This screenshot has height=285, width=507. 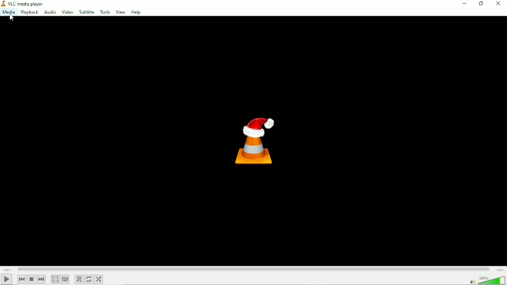 What do you see at coordinates (67, 12) in the screenshot?
I see `Video` at bounding box center [67, 12].